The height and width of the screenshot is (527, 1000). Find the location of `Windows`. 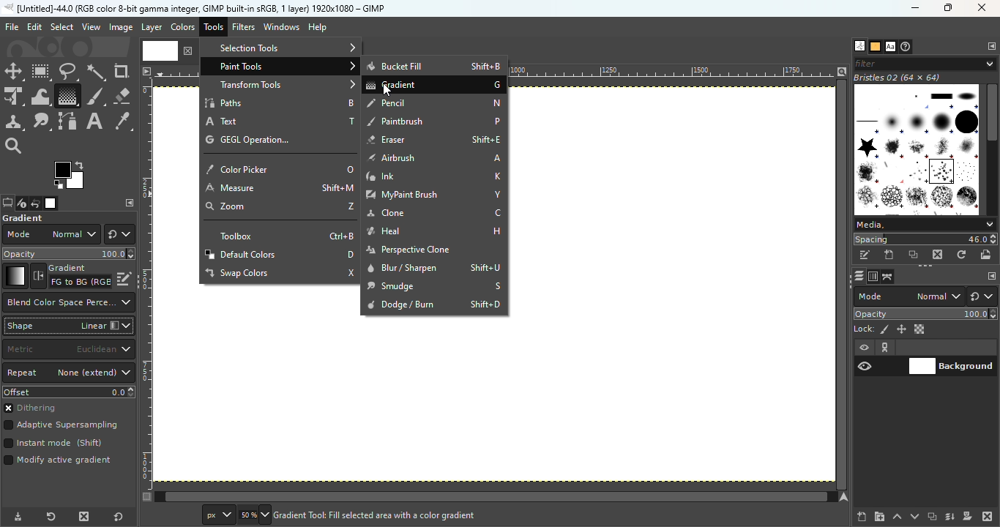

Windows is located at coordinates (281, 27).